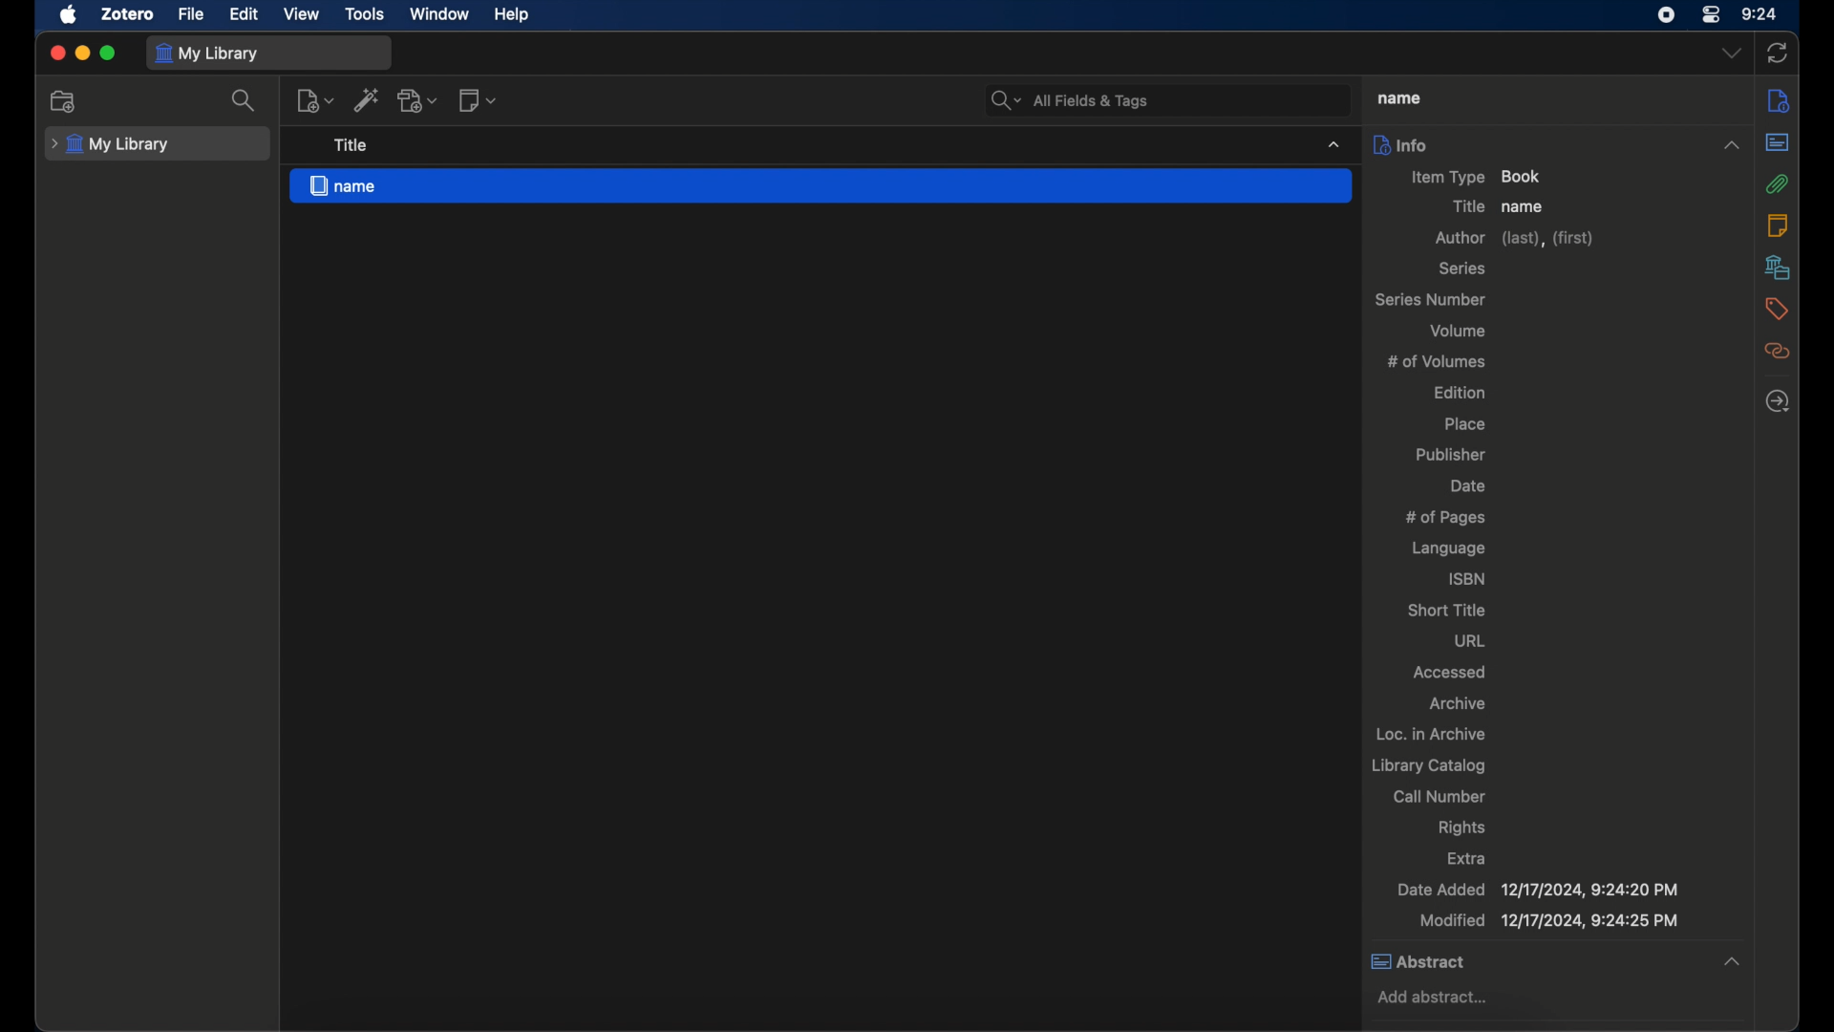 The height and width of the screenshot is (1032, 1834). I want to click on help, so click(511, 15).